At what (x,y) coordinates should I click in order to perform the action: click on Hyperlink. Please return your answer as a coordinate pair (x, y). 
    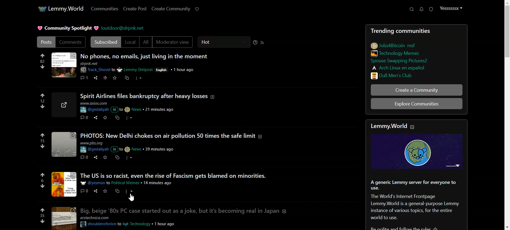
    Looking at the image, I should click on (123, 28).